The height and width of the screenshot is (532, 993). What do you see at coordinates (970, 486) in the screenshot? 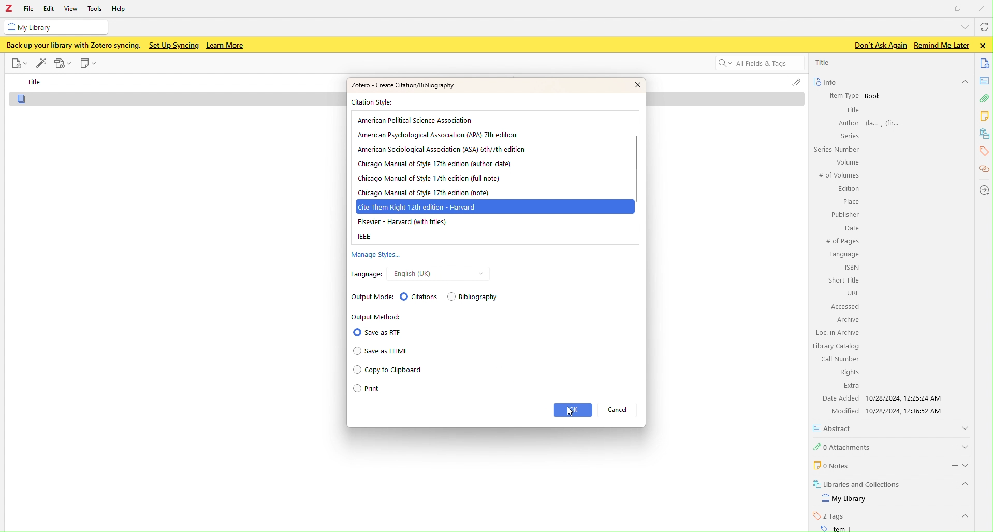
I see `hide` at bounding box center [970, 486].